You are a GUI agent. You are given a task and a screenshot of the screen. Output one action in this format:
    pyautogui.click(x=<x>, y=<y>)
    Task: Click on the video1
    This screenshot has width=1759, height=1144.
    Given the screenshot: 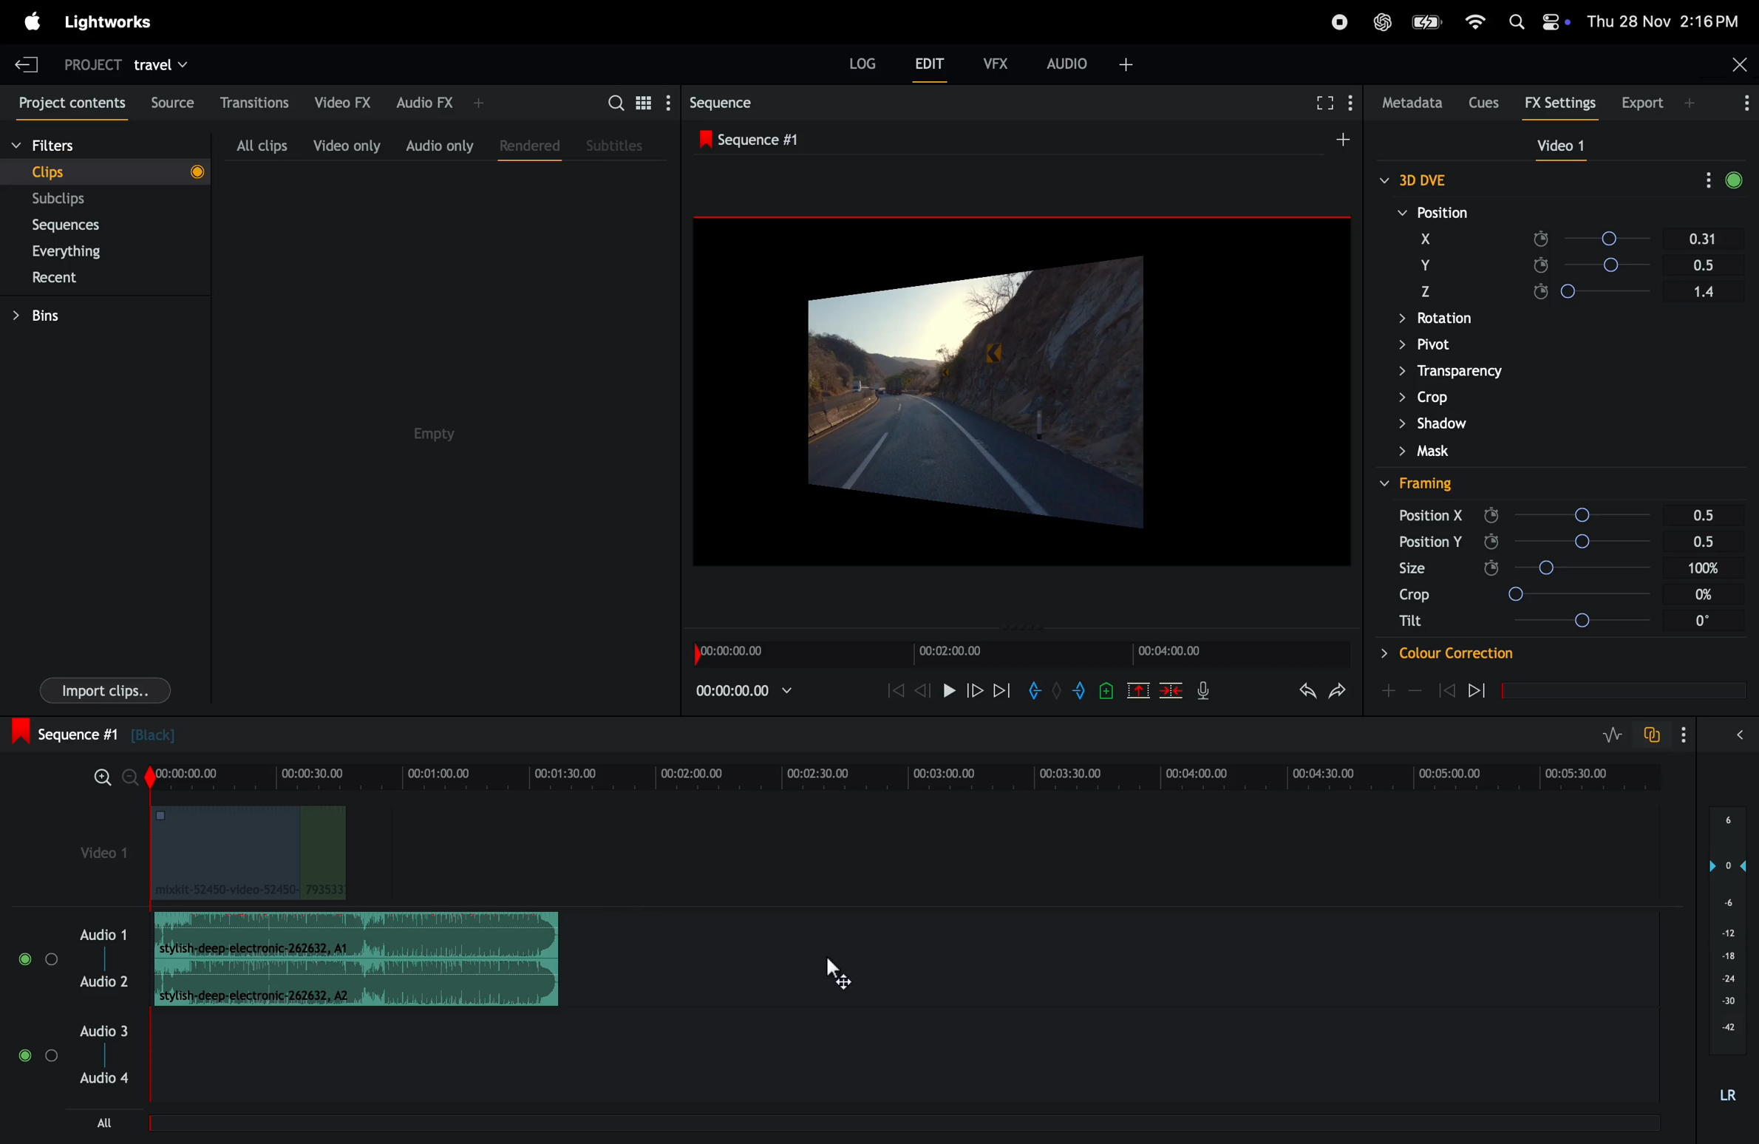 What is the action you would take?
    pyautogui.click(x=92, y=851)
    